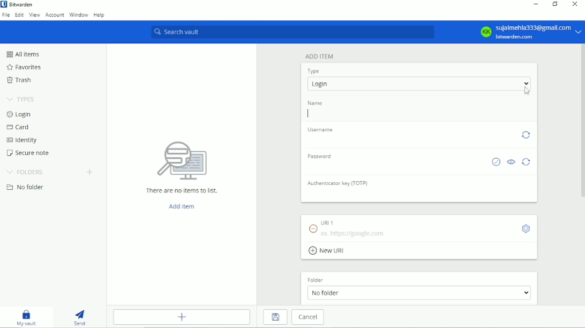 This screenshot has width=585, height=328. What do you see at coordinates (25, 188) in the screenshot?
I see `No folder` at bounding box center [25, 188].